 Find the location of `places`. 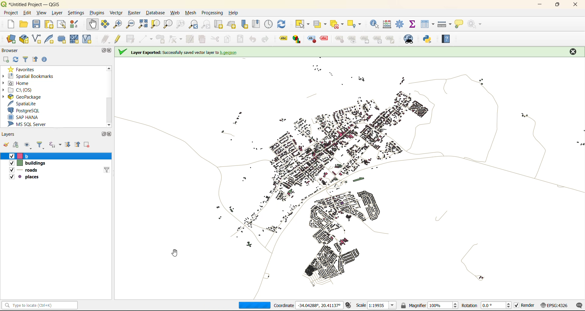

places is located at coordinates (22, 176).